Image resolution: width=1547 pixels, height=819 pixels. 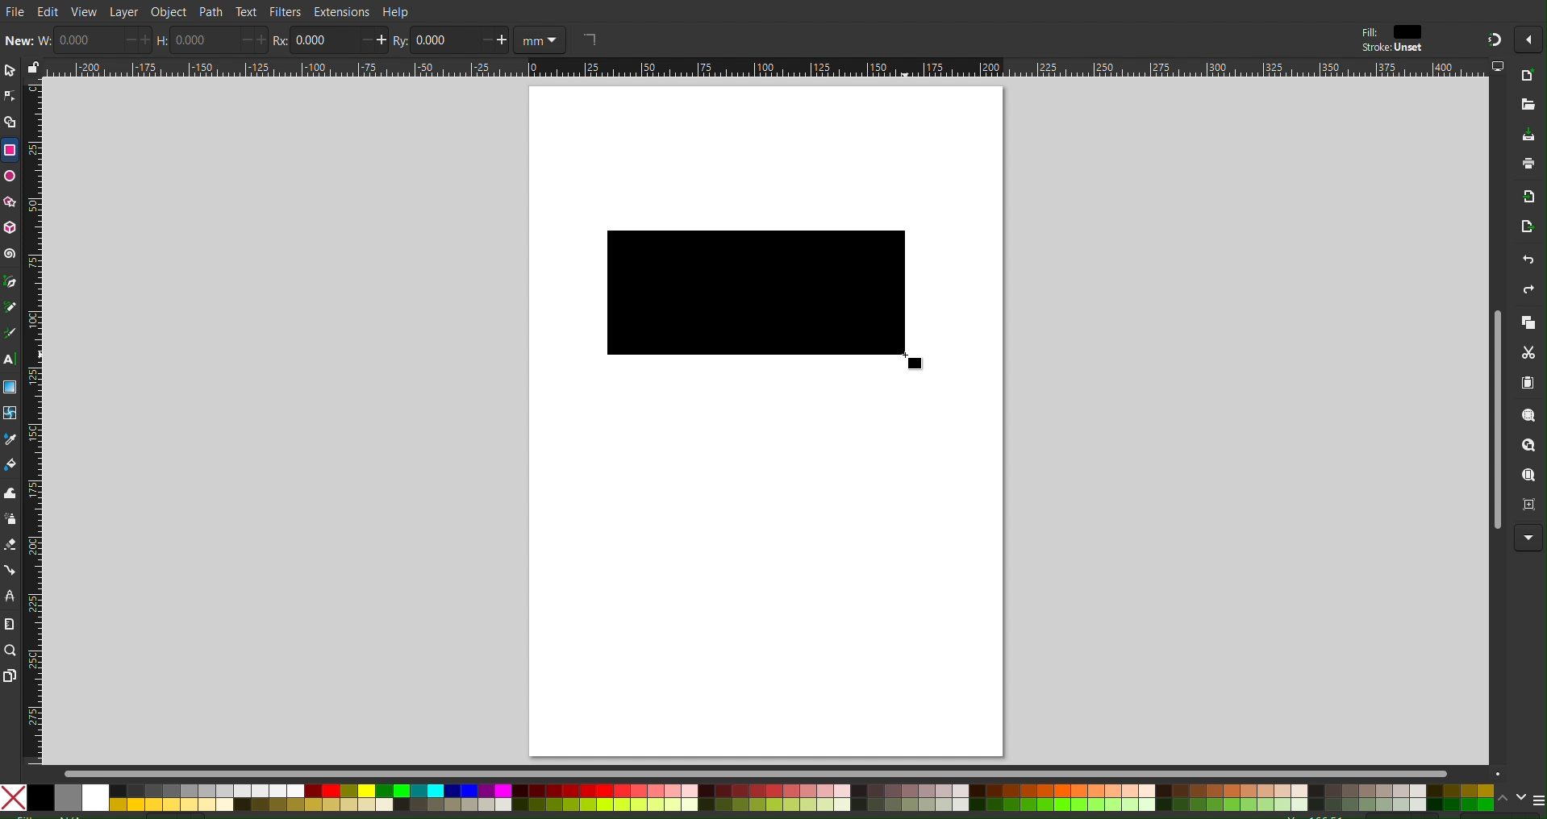 I want to click on Node Tool, so click(x=10, y=93).